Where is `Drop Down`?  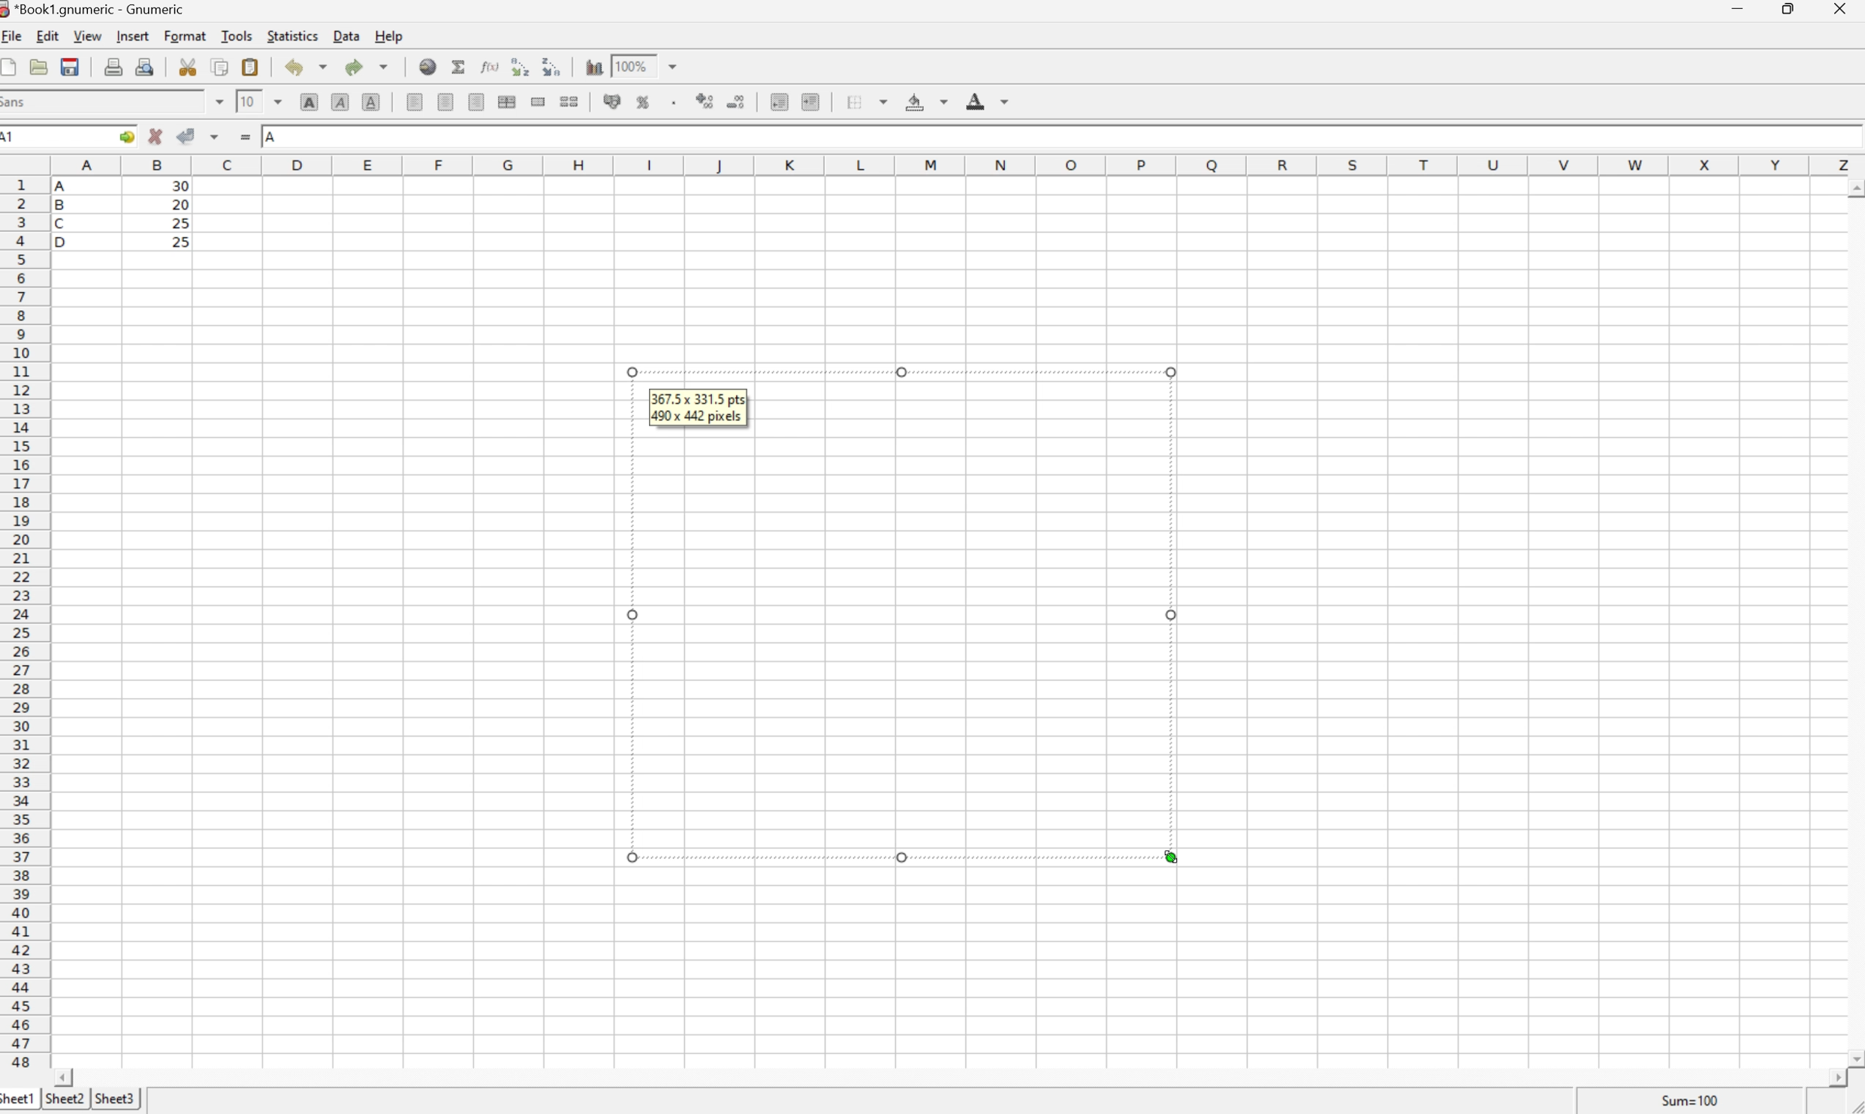
Drop Down is located at coordinates (677, 65).